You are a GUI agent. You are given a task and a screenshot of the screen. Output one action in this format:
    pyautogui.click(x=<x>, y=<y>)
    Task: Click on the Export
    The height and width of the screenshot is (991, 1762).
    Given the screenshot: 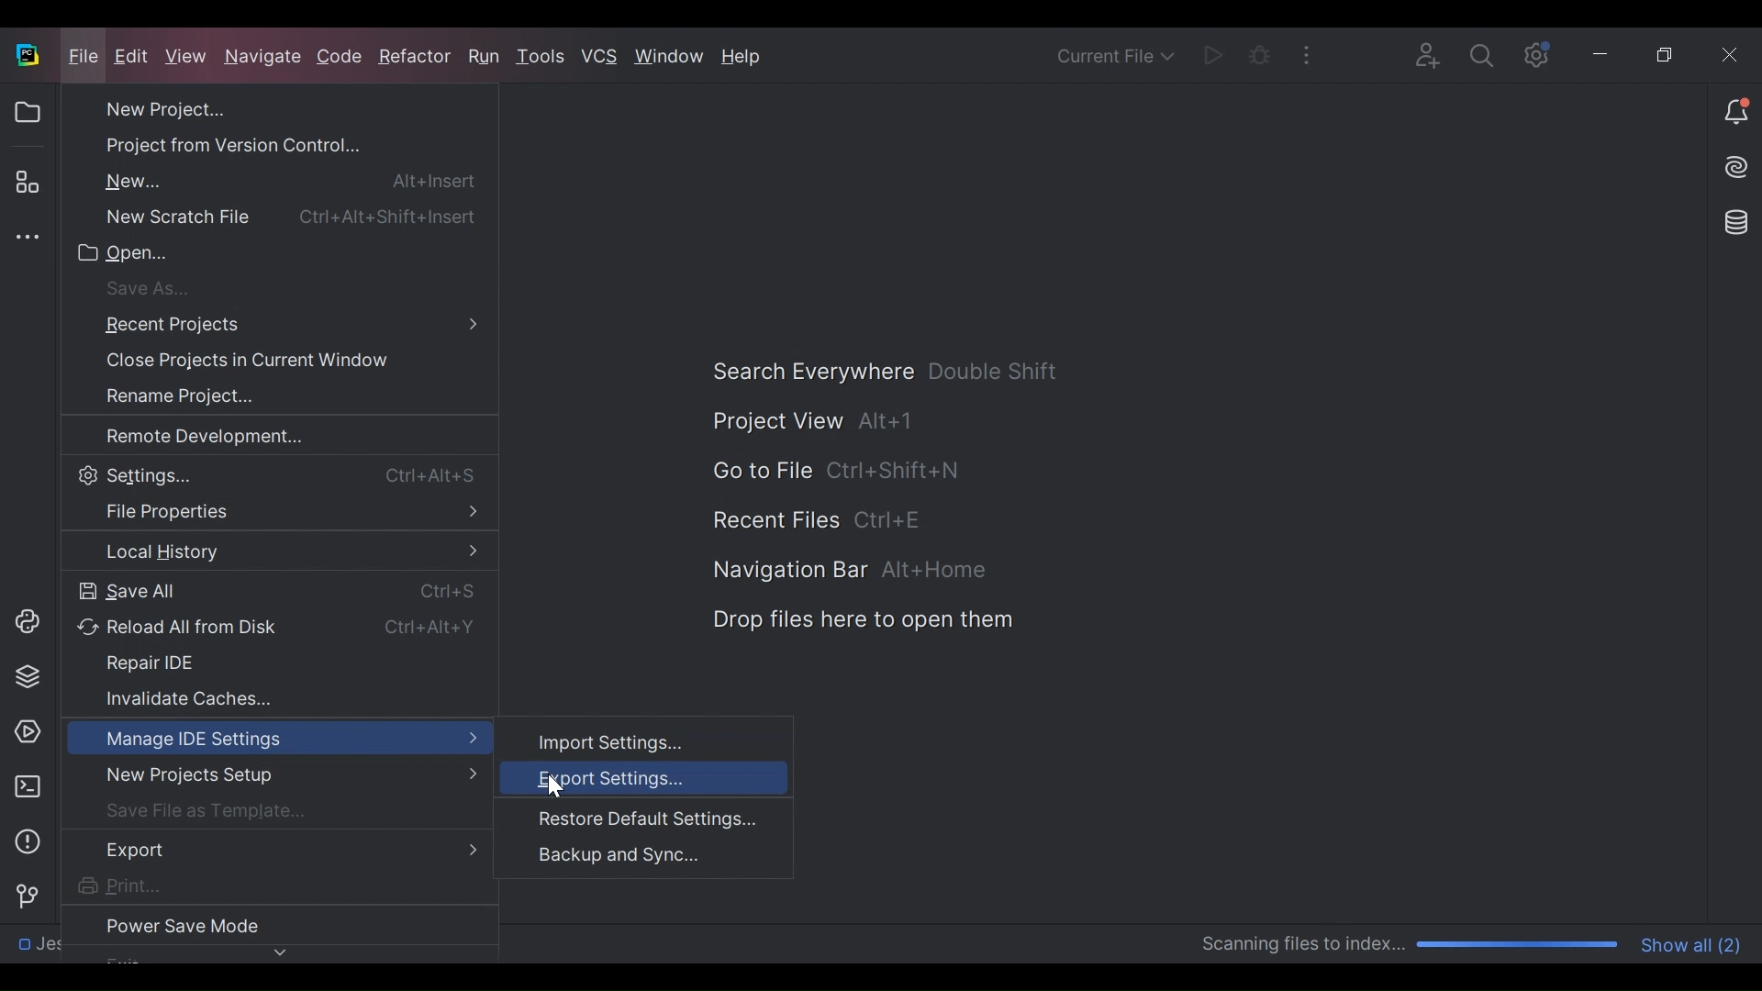 What is the action you would take?
    pyautogui.click(x=270, y=851)
    